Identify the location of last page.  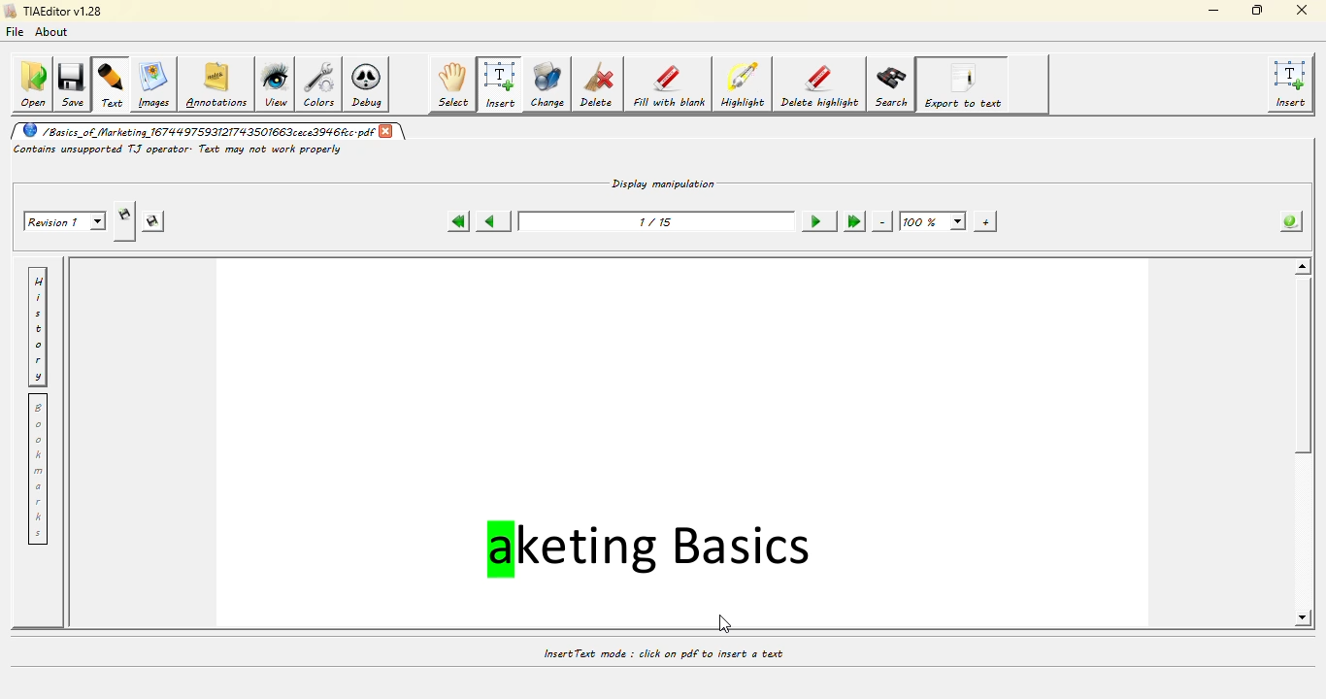
(852, 220).